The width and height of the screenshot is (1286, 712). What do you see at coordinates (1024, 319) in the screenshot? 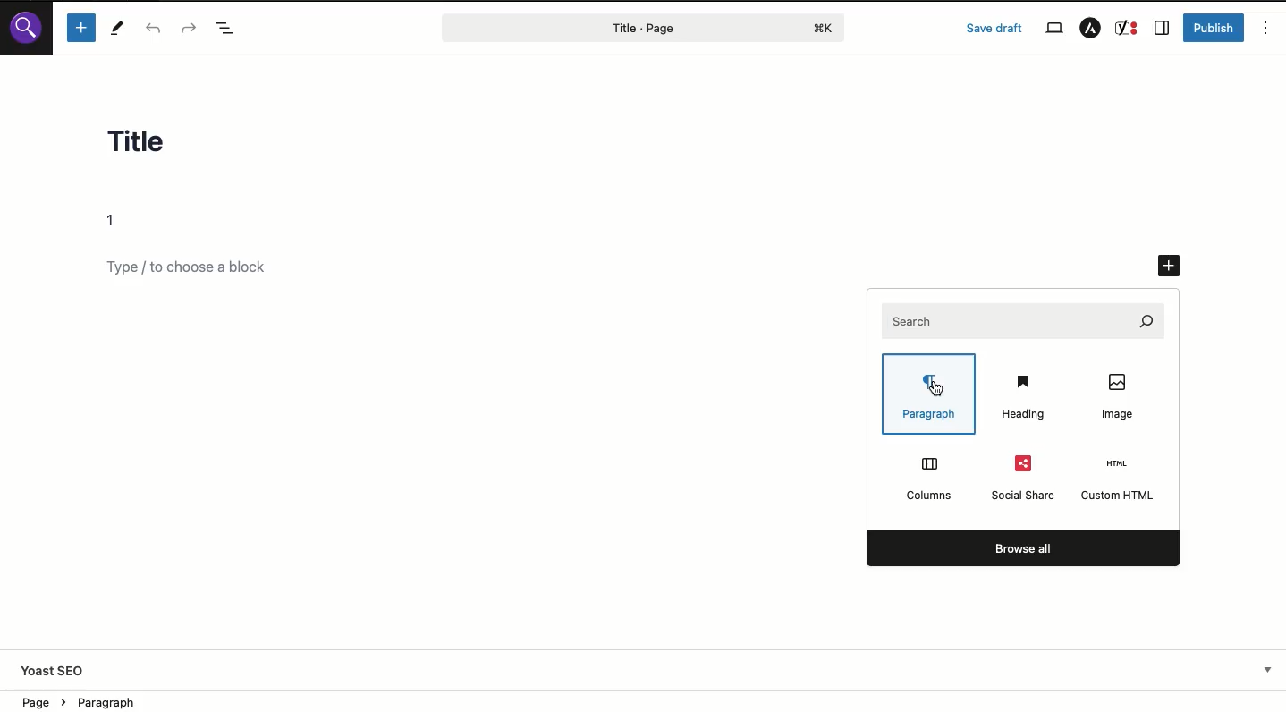
I see `Search` at bounding box center [1024, 319].